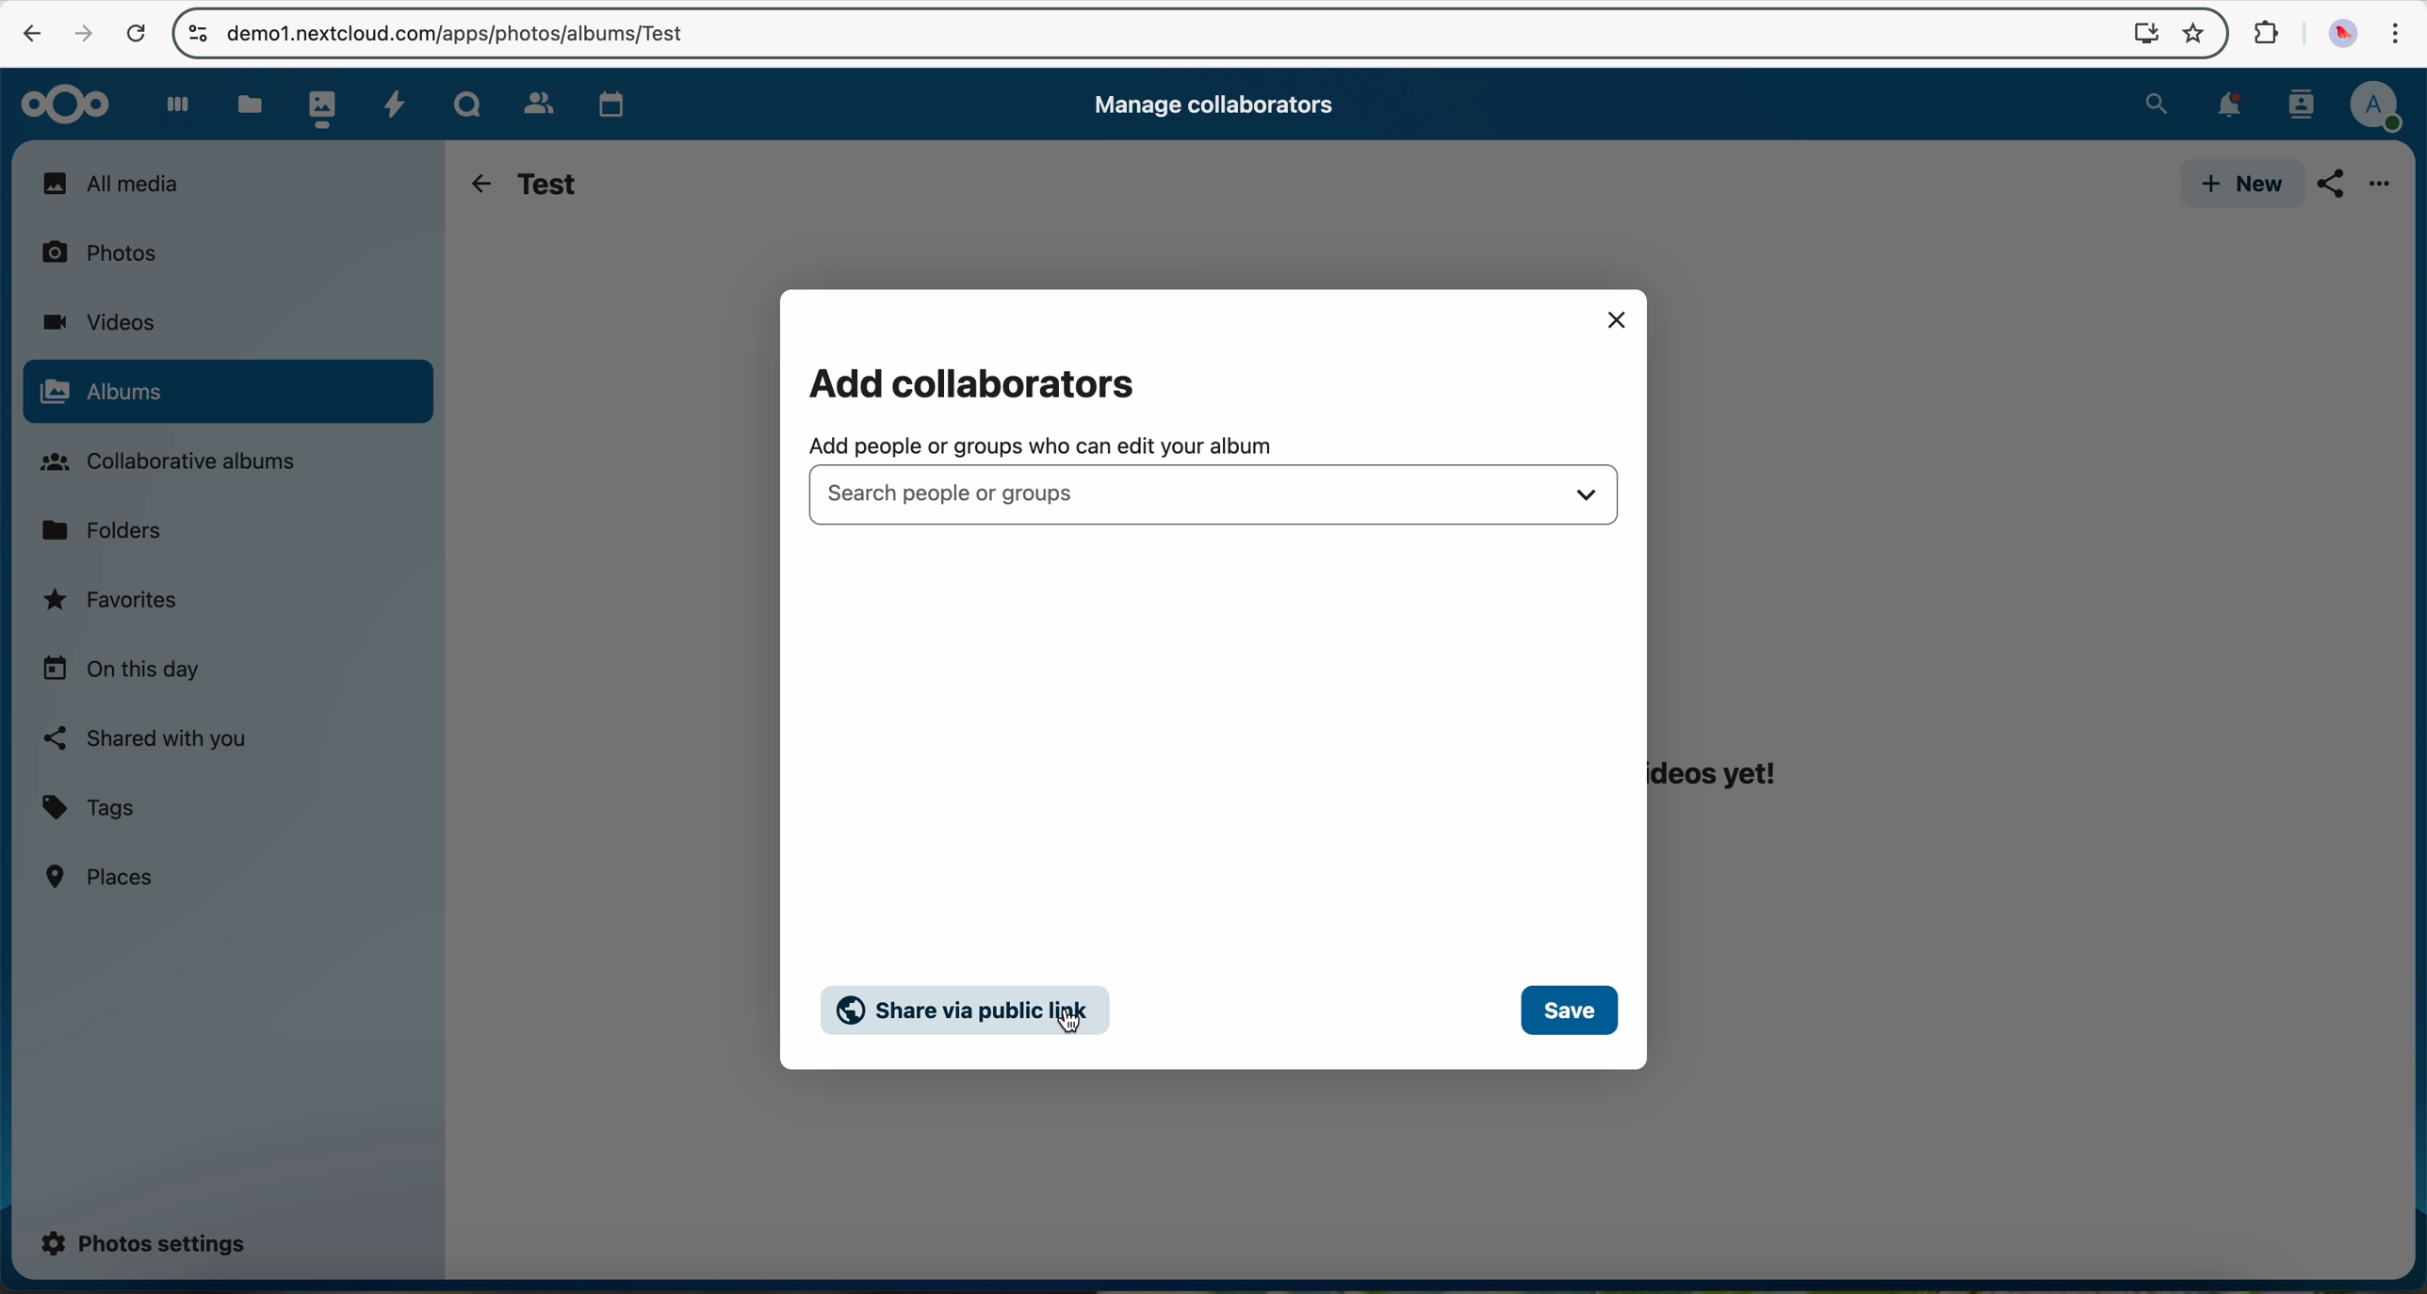 This screenshot has width=2427, height=1294. Describe the element at coordinates (2383, 188) in the screenshot. I see `more options` at that location.